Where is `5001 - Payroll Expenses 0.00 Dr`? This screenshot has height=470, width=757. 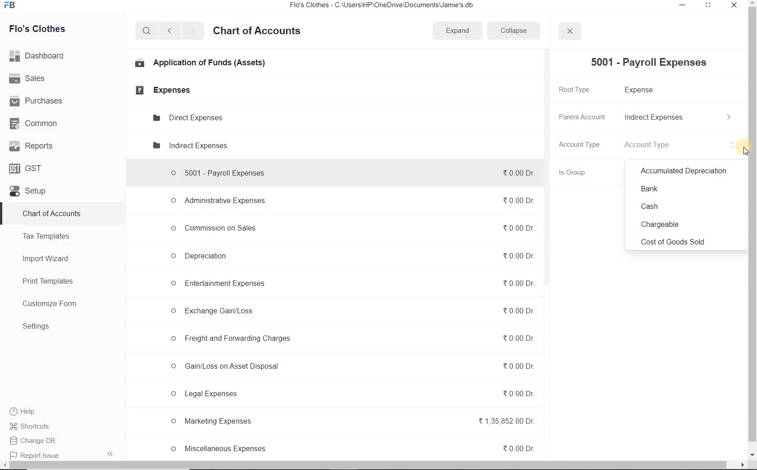 5001 - Payroll Expenses 0.00 Dr is located at coordinates (349, 171).